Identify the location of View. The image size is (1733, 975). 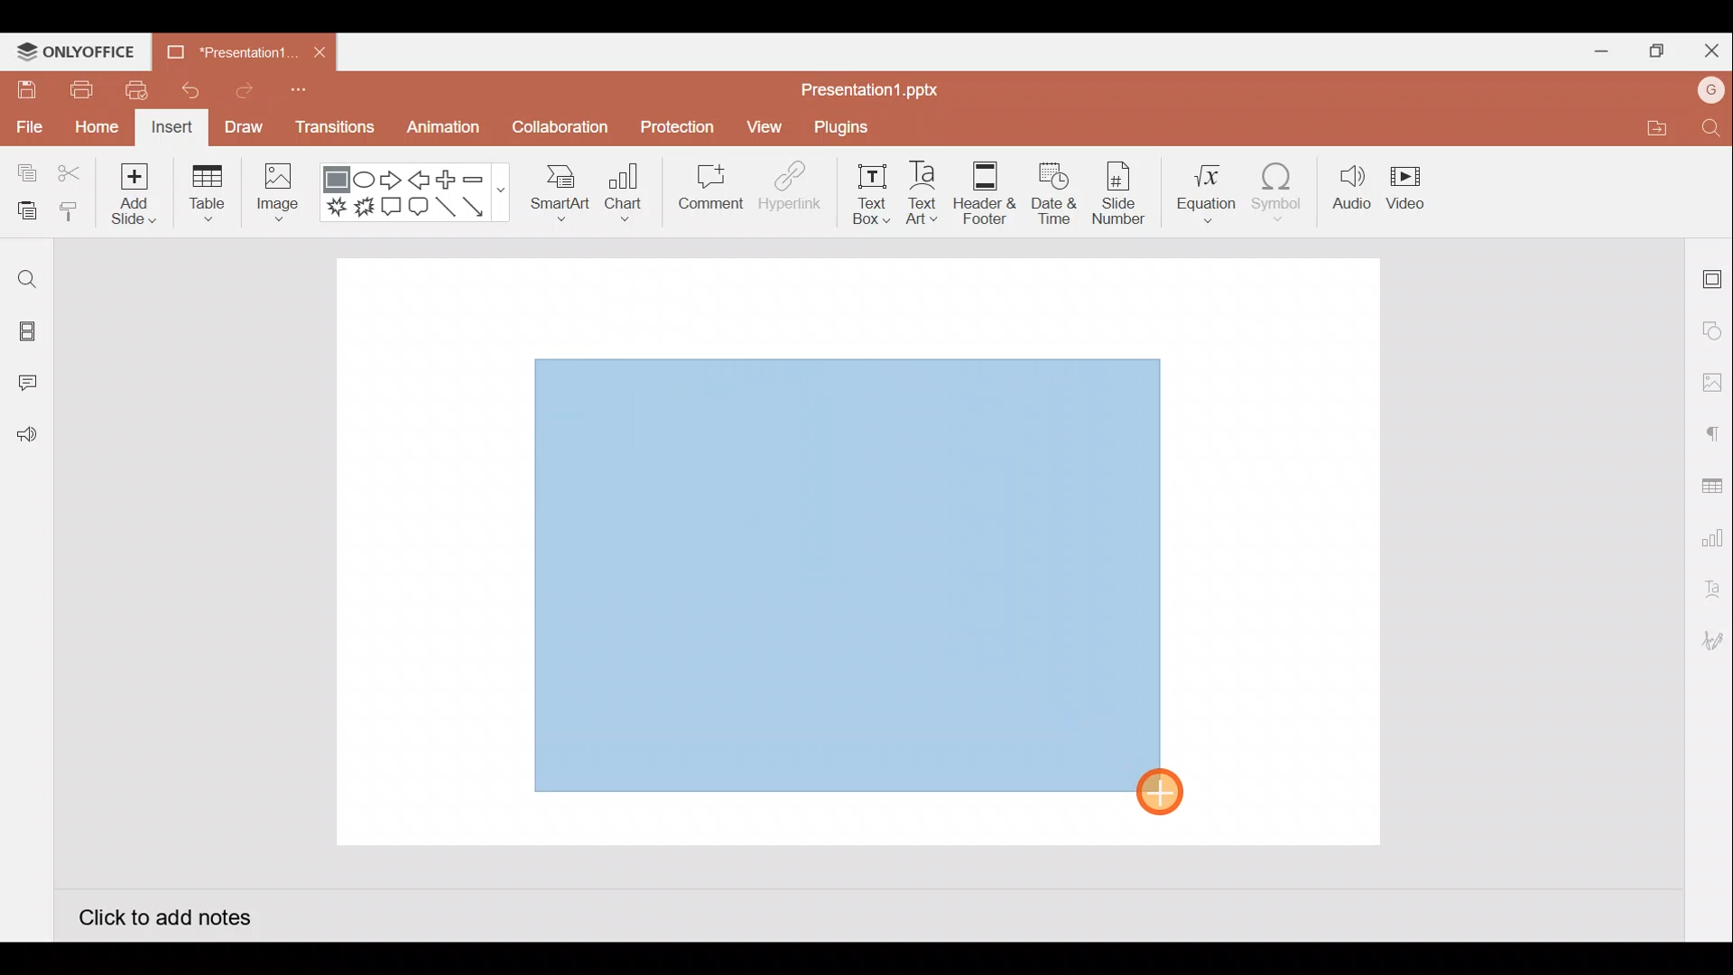
(764, 131).